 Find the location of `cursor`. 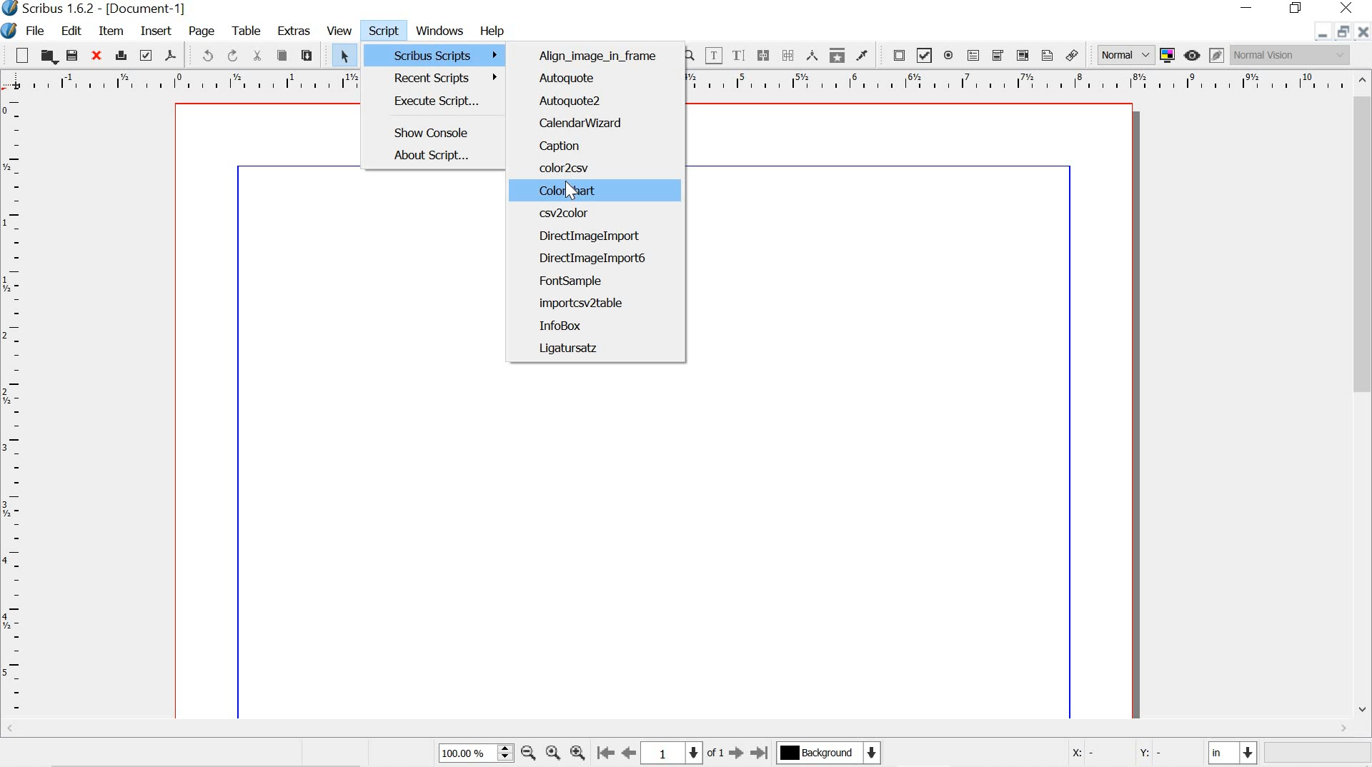

cursor is located at coordinates (572, 190).